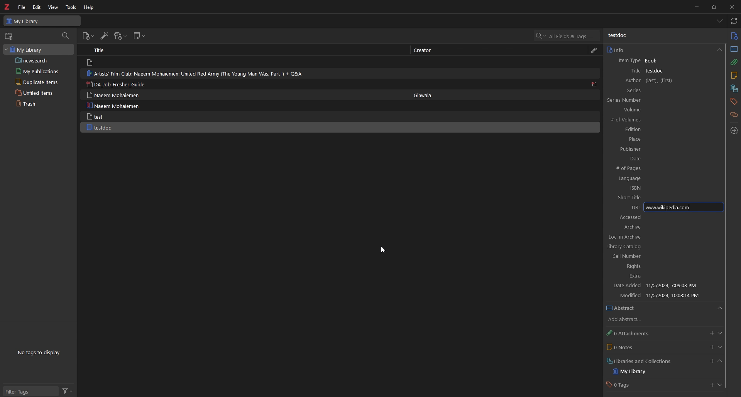 The image size is (741, 397). Describe the element at coordinates (37, 71) in the screenshot. I see `my publications` at that location.